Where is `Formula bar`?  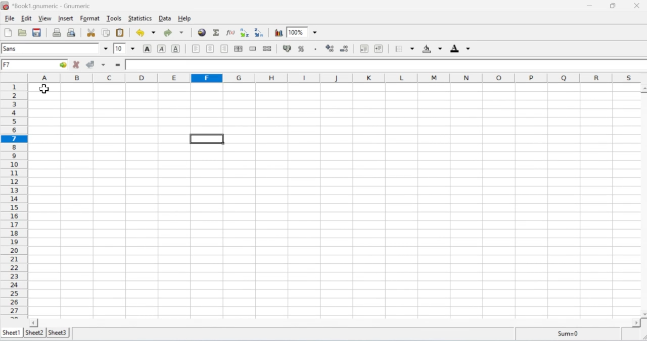 Formula bar is located at coordinates (382, 65).